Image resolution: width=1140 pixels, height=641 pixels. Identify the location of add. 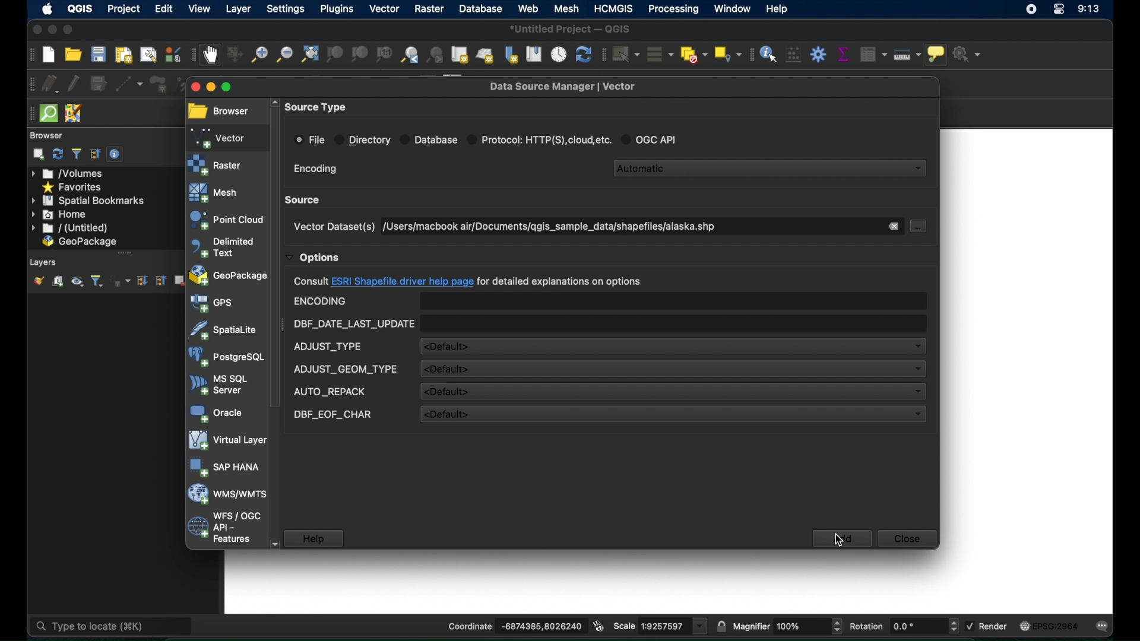
(842, 538).